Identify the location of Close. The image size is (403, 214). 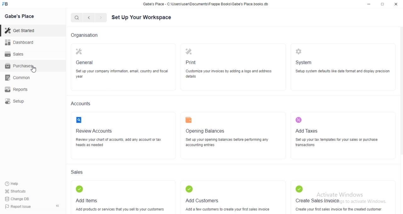
(396, 4).